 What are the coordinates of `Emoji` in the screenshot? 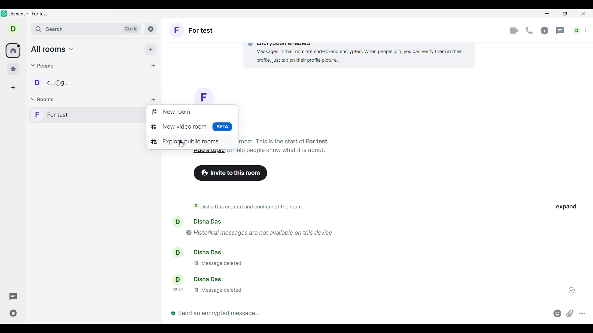 It's located at (557, 313).